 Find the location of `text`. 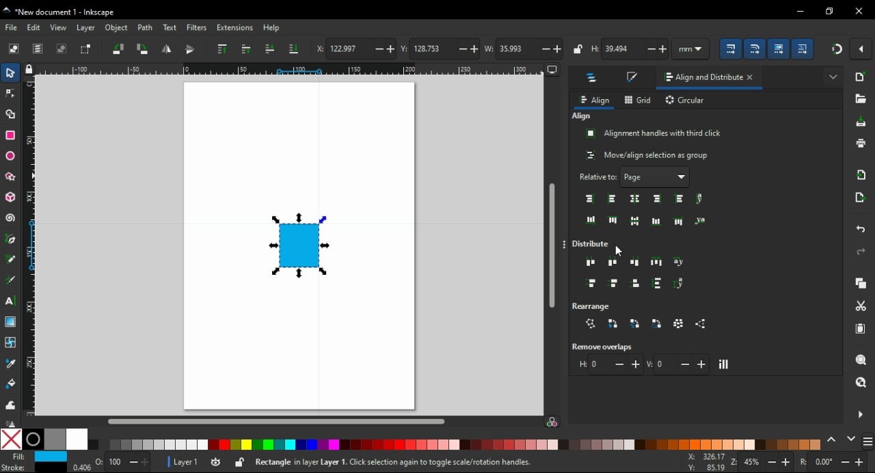

text is located at coordinates (169, 28).